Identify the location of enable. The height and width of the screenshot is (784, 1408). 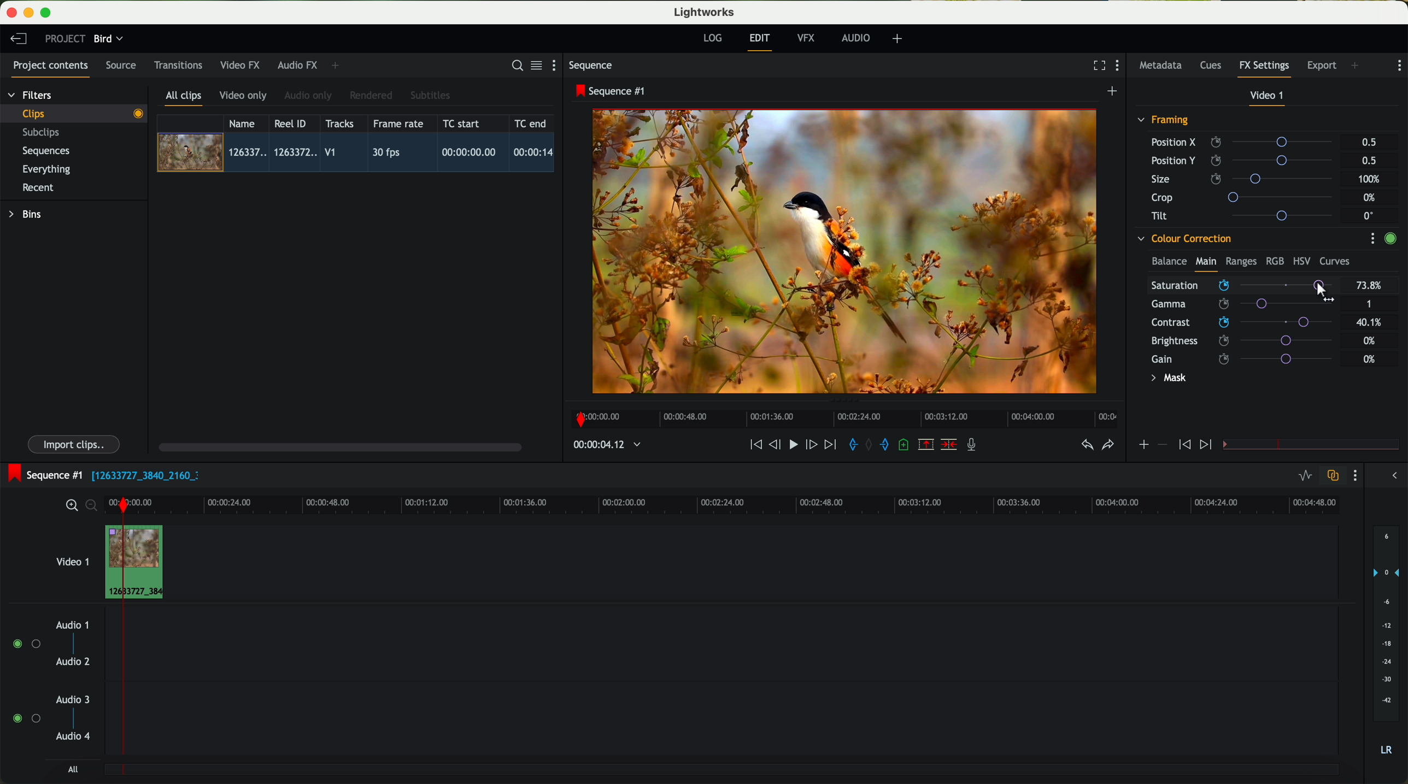
(1390, 240).